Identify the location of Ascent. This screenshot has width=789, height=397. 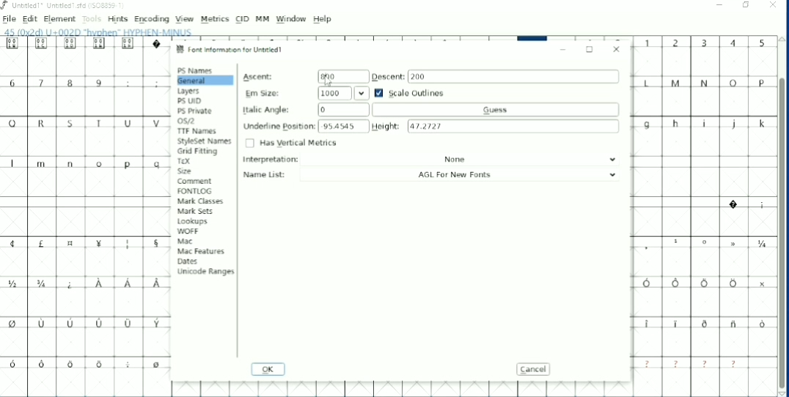
(305, 77).